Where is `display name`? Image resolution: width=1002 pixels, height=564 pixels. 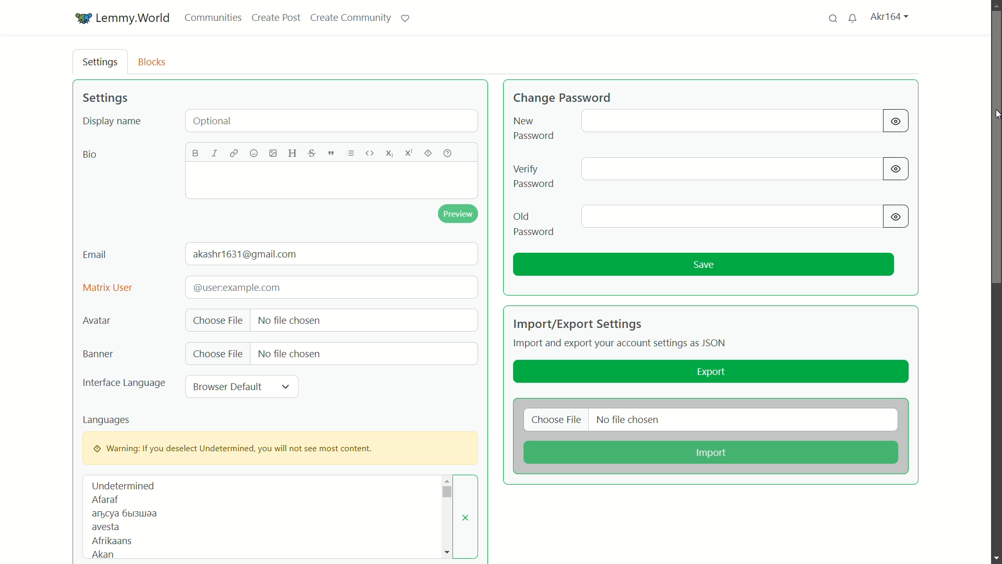 display name is located at coordinates (112, 122).